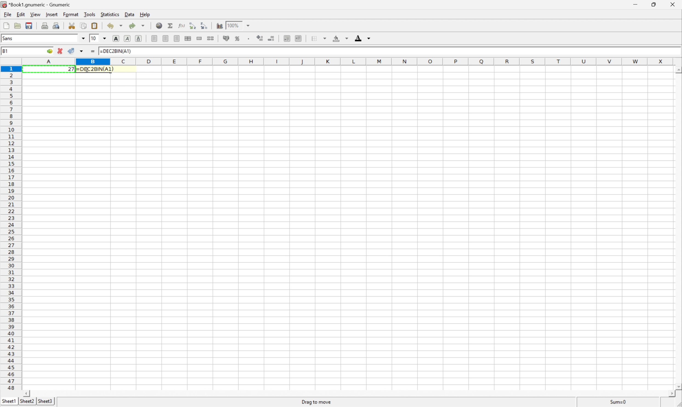 The height and width of the screenshot is (407, 682). I want to click on Split the merged ranges of cells, so click(210, 38).